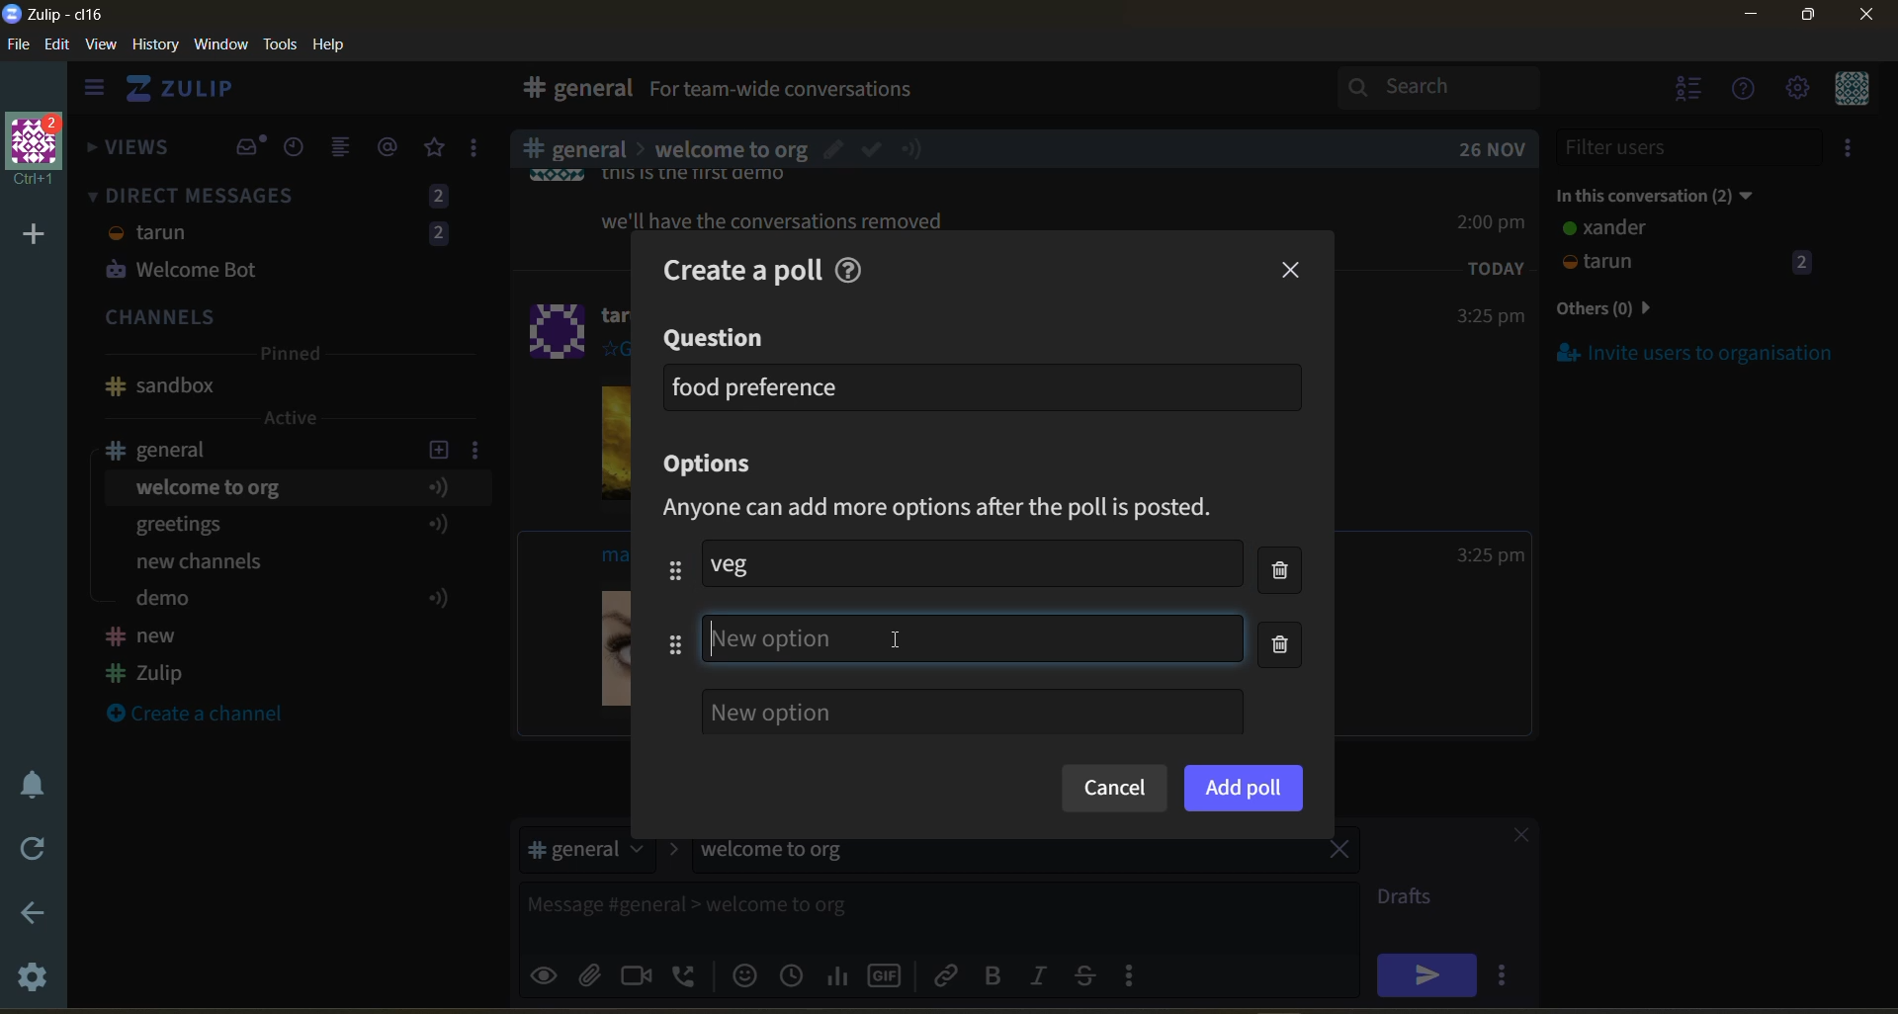 The image size is (1898, 1014). I want to click on topics, so click(286, 547).